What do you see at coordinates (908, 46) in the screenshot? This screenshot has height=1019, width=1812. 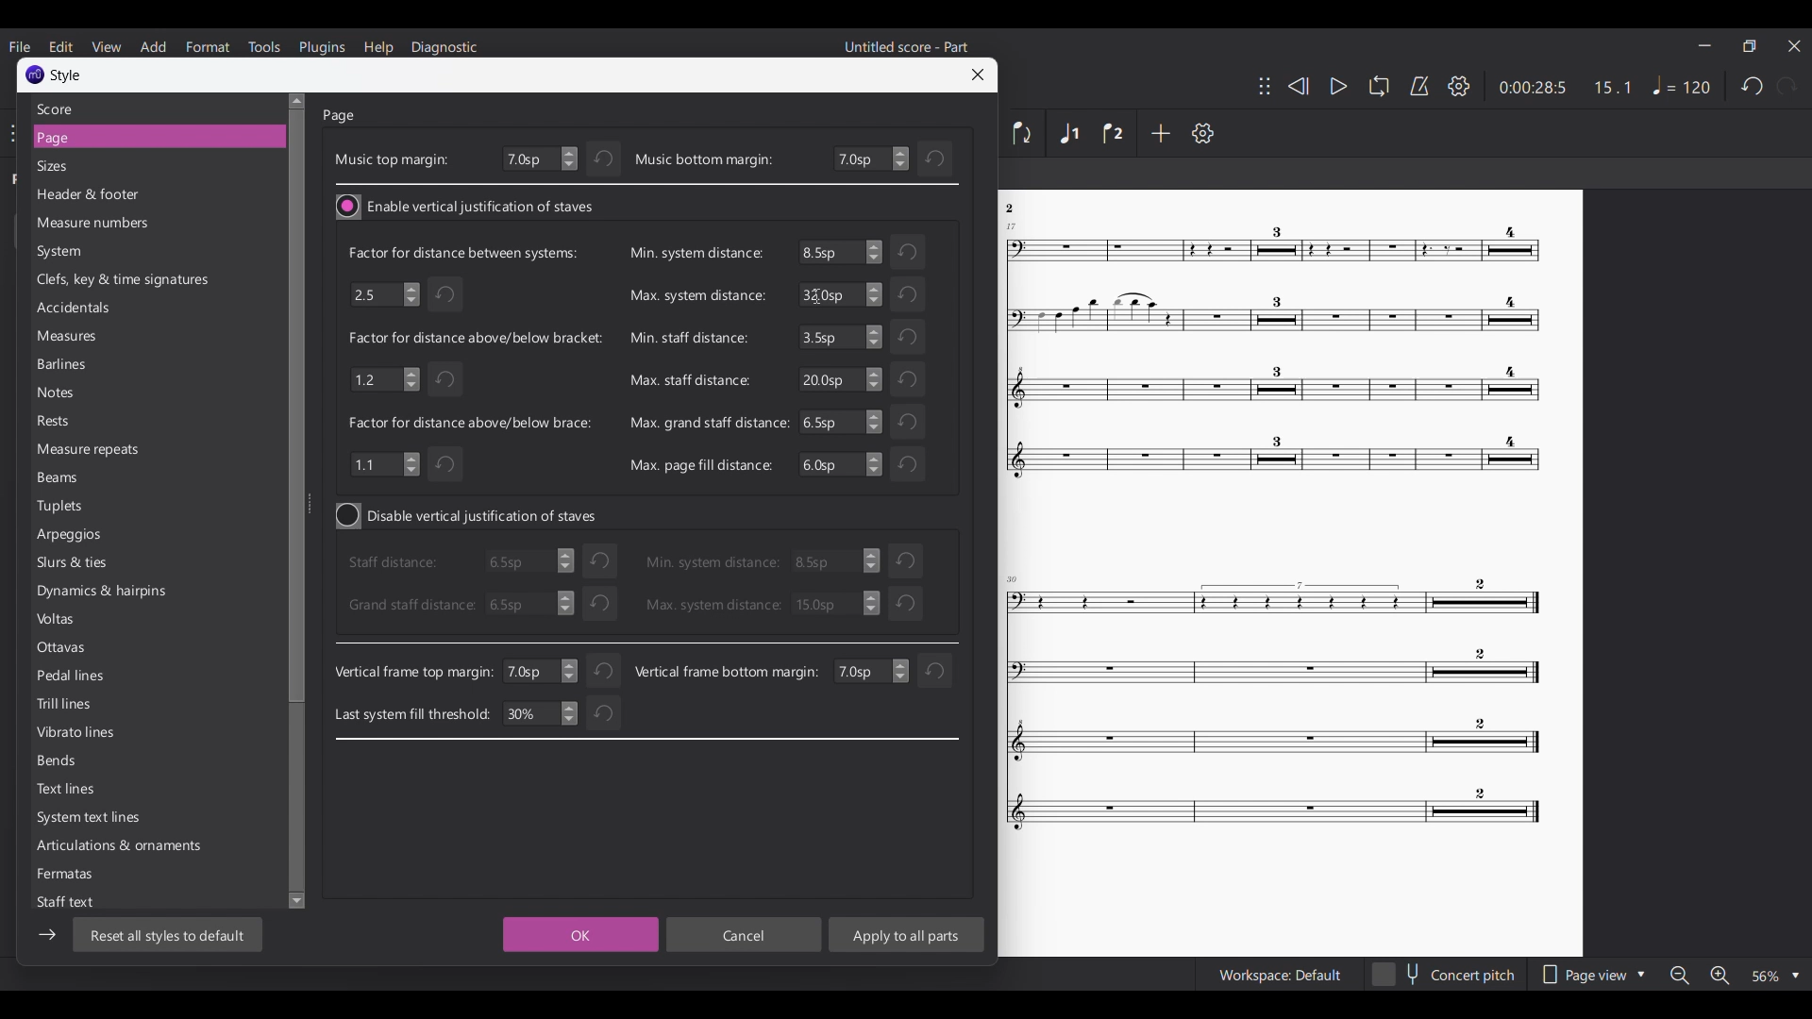 I see `Untitled score - Part` at bounding box center [908, 46].